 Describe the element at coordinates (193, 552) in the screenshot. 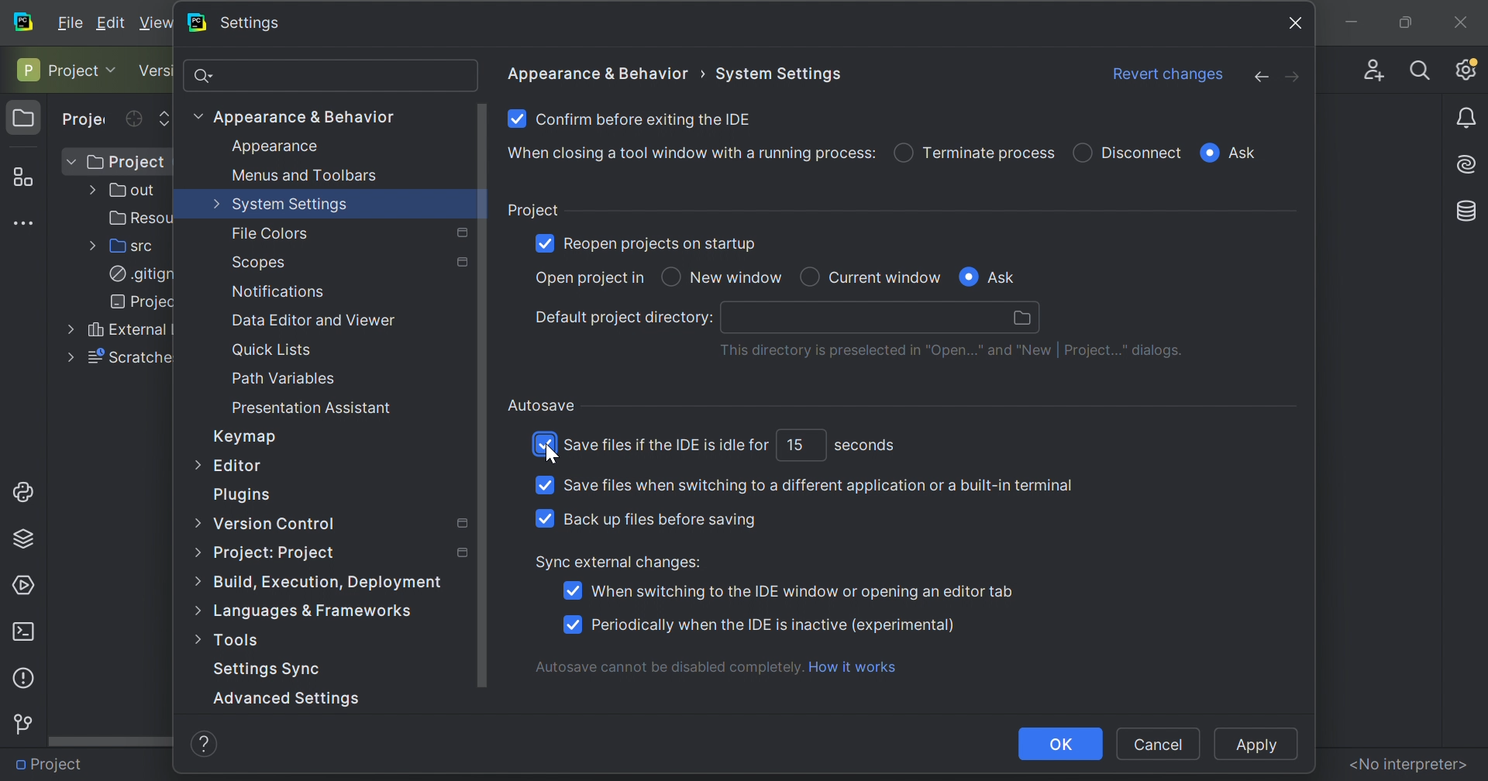

I see `More` at that location.